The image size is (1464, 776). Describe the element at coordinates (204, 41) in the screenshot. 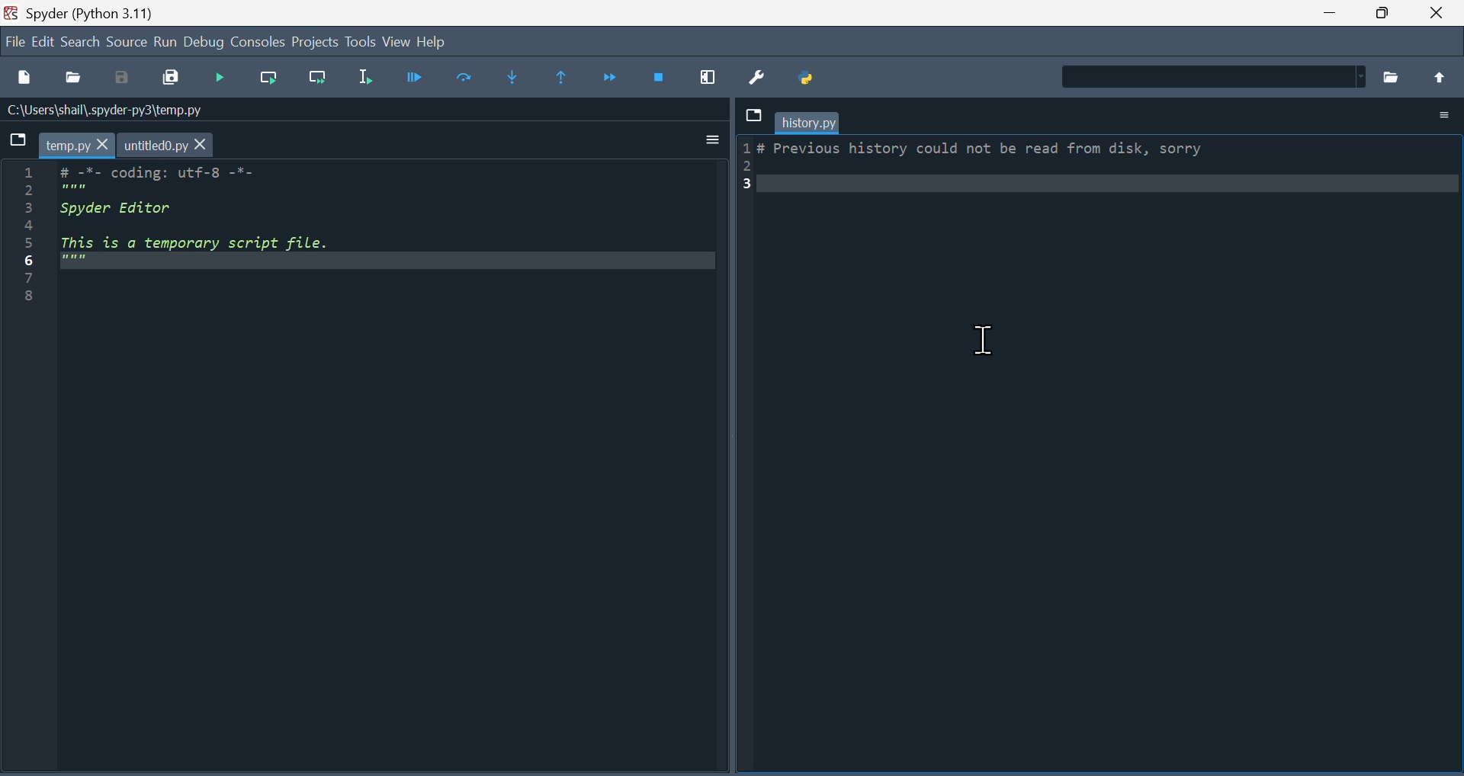

I see `Debug` at that location.